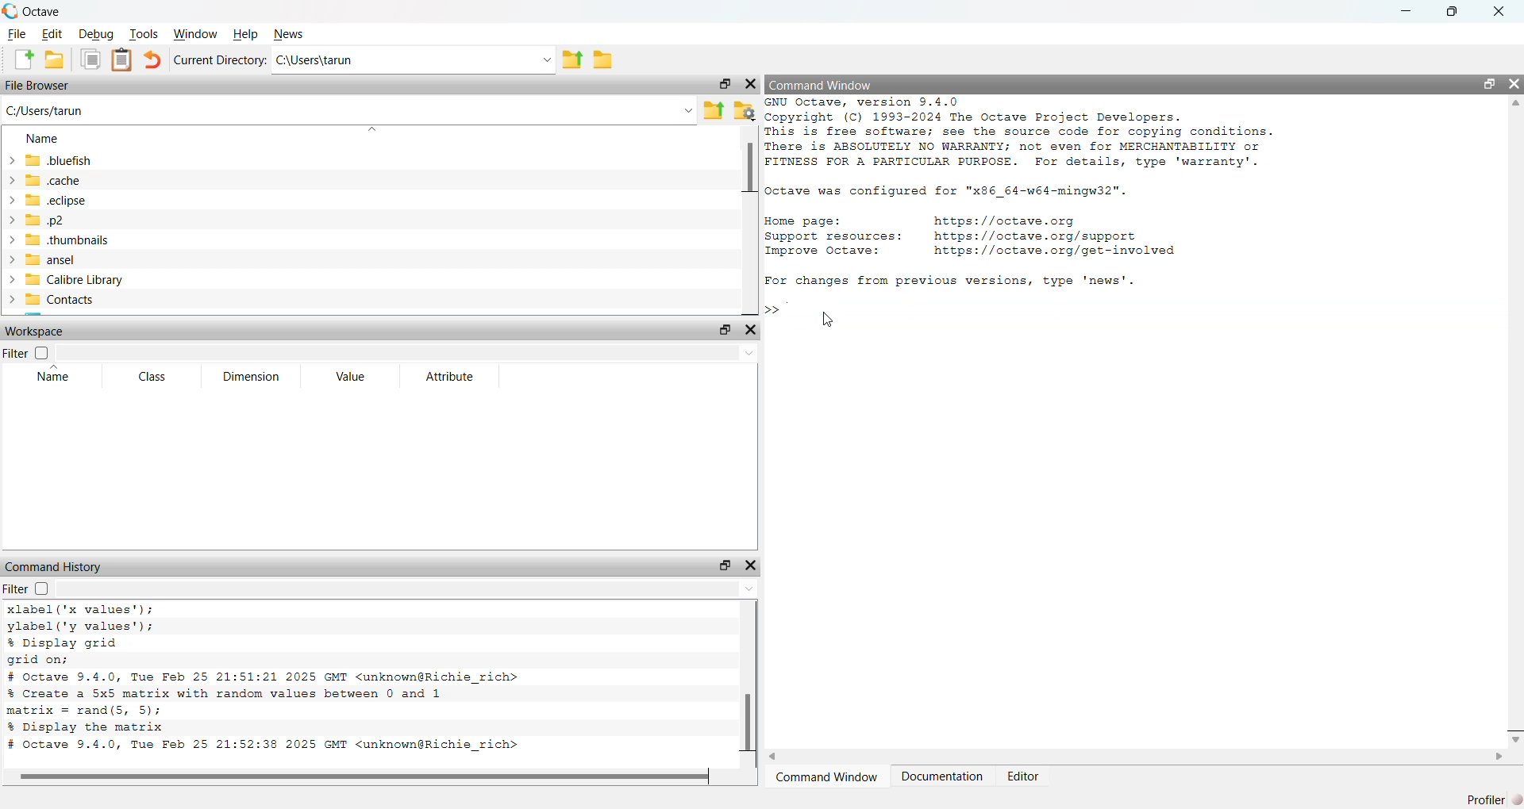 Image resolution: width=1524 pixels, height=809 pixels. What do you see at coordinates (358, 778) in the screenshot?
I see `scroll bar` at bounding box center [358, 778].